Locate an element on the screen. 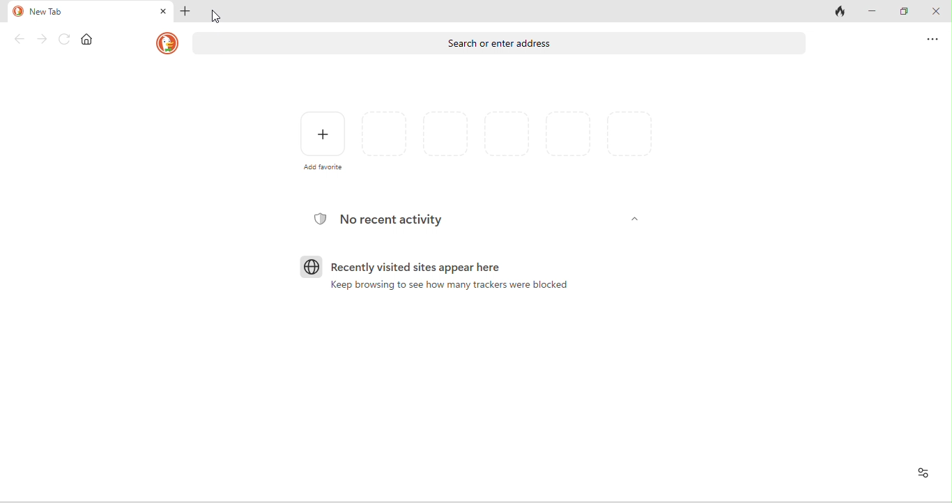 Image resolution: width=952 pixels, height=503 pixels. dropdown is located at coordinates (631, 219).